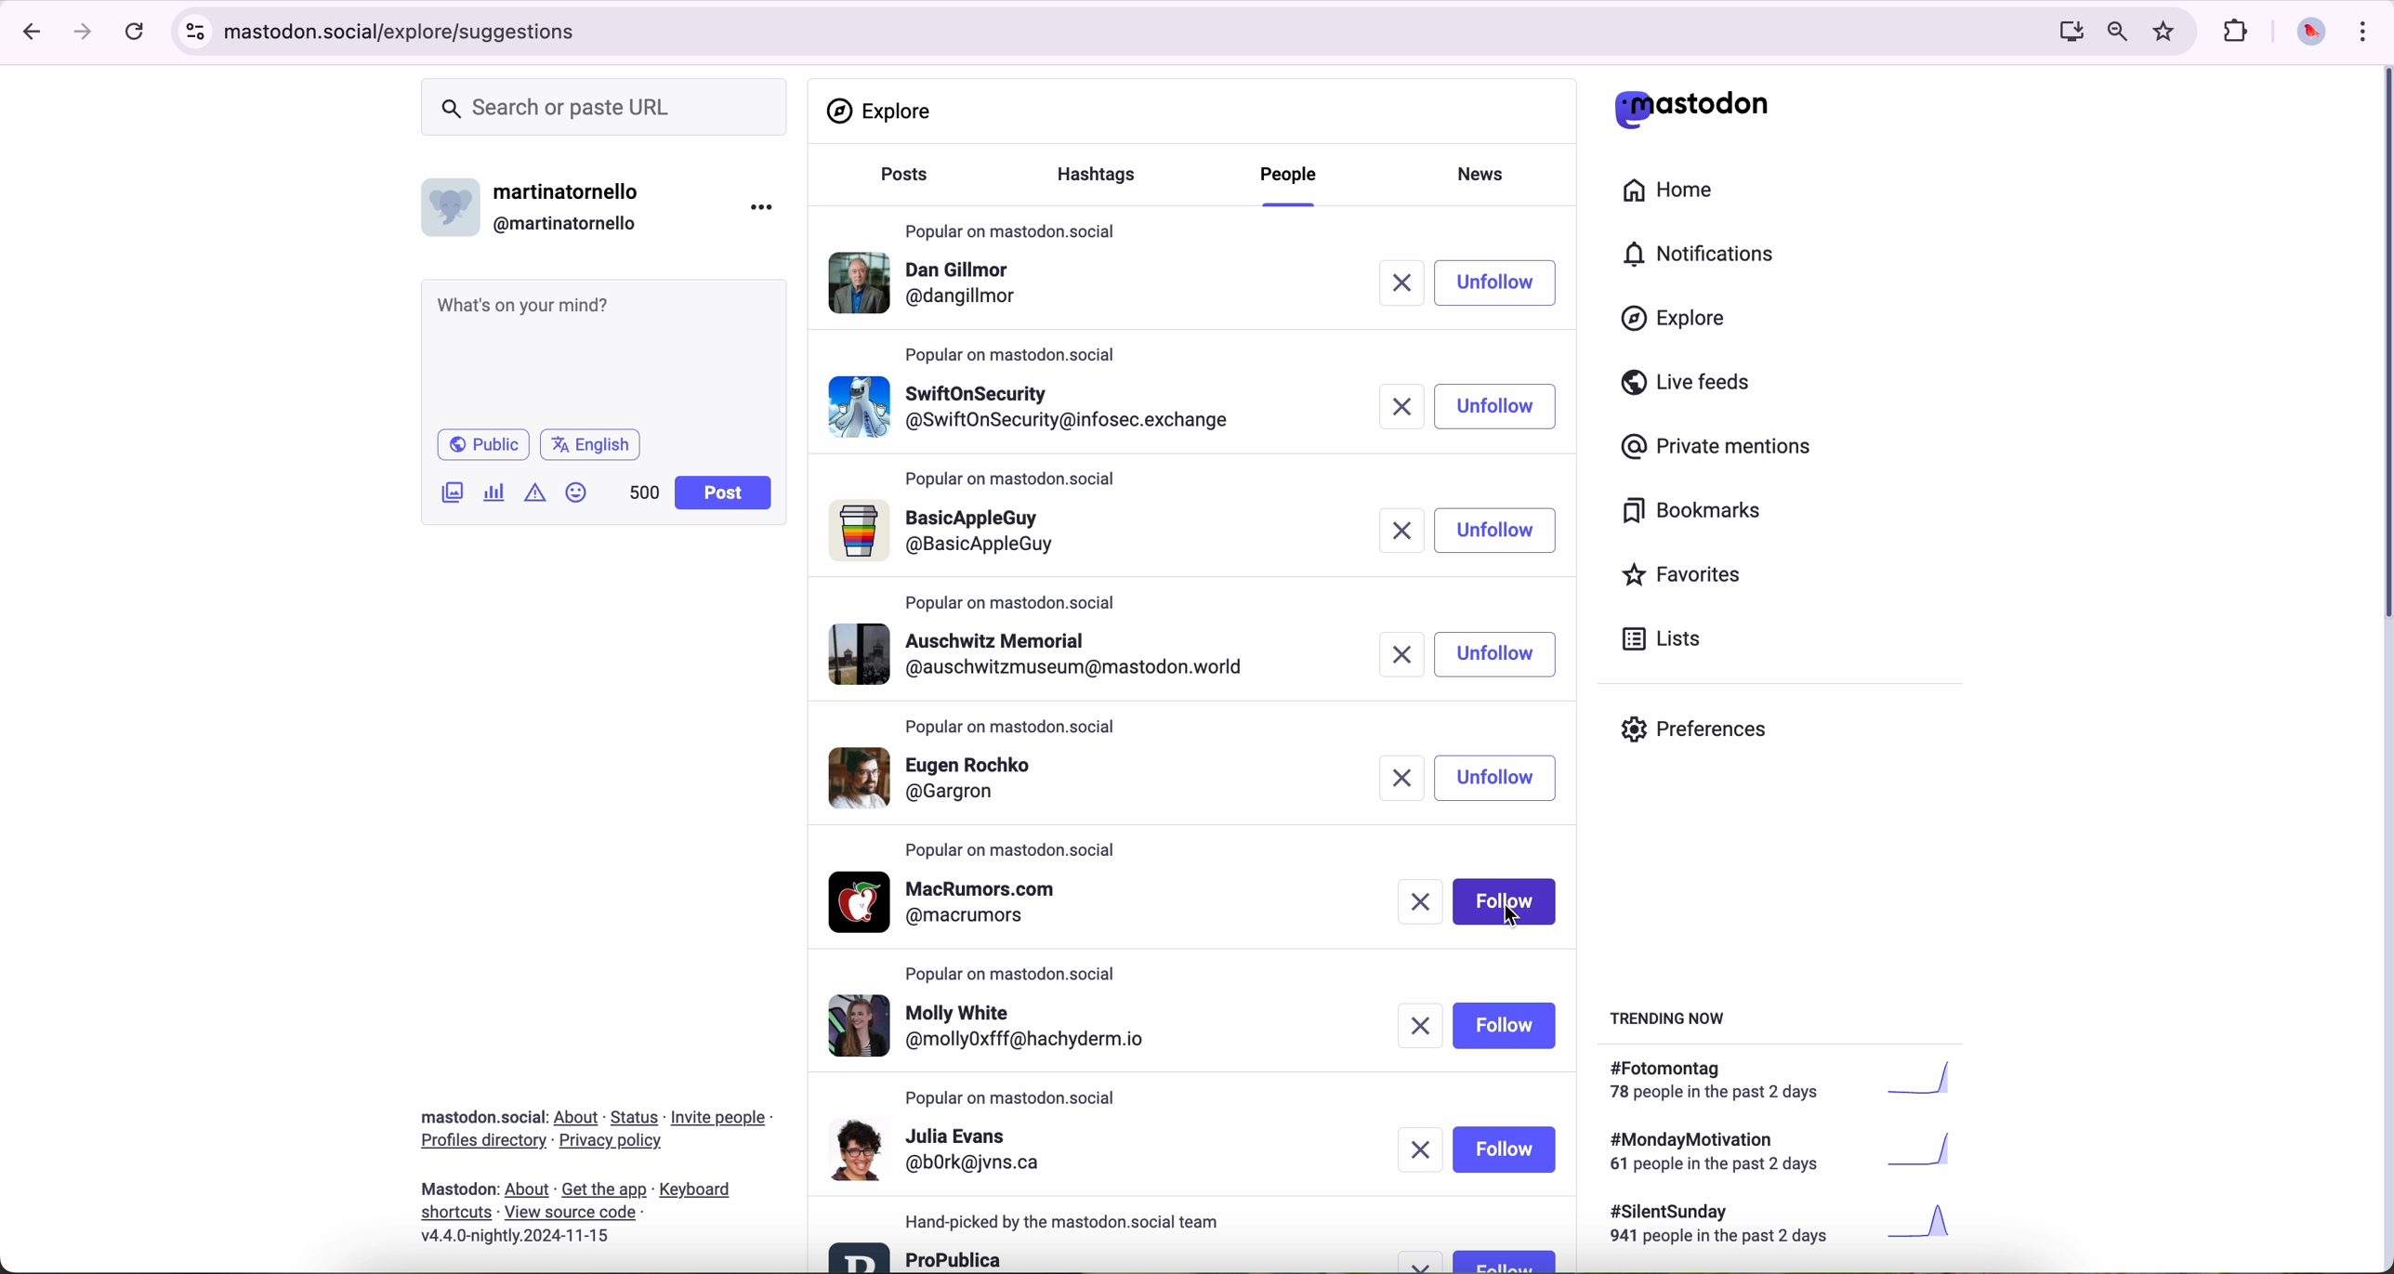 This screenshot has width=2394, height=1274. Describe the element at coordinates (724, 493) in the screenshot. I see `post button` at that location.